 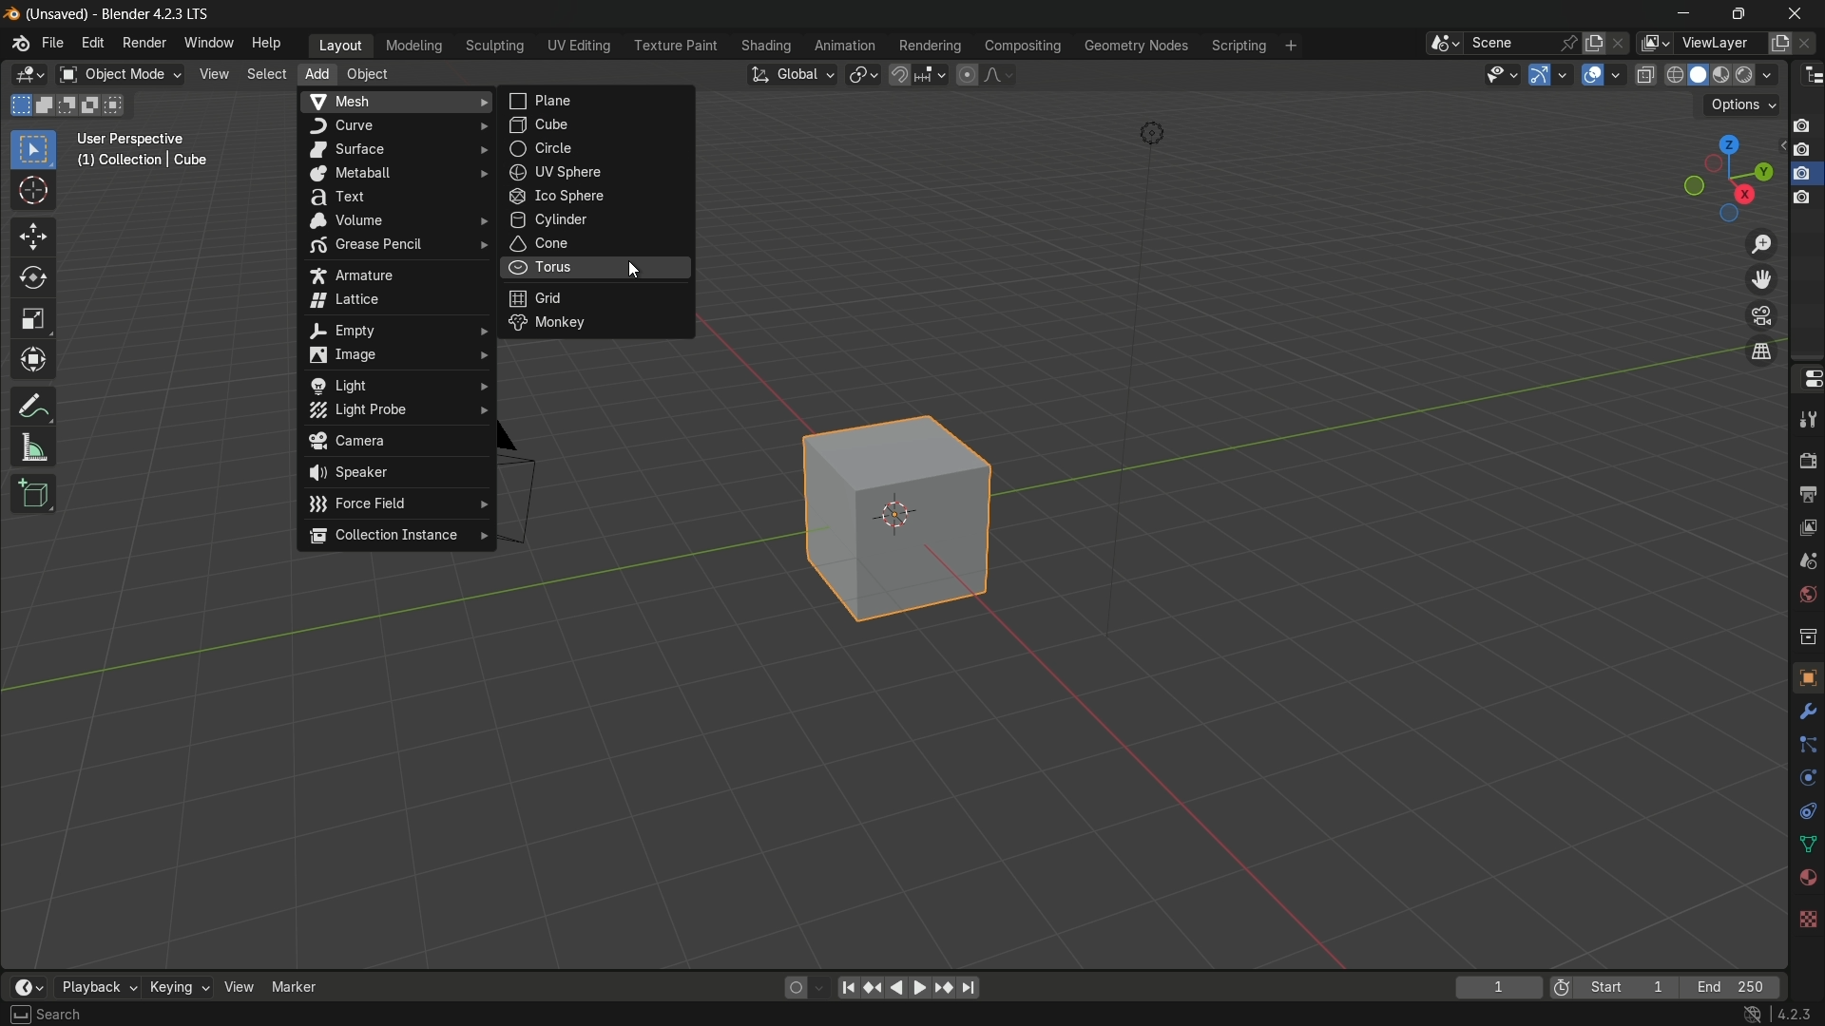 What do you see at coordinates (1807, 456) in the screenshot?
I see `render` at bounding box center [1807, 456].